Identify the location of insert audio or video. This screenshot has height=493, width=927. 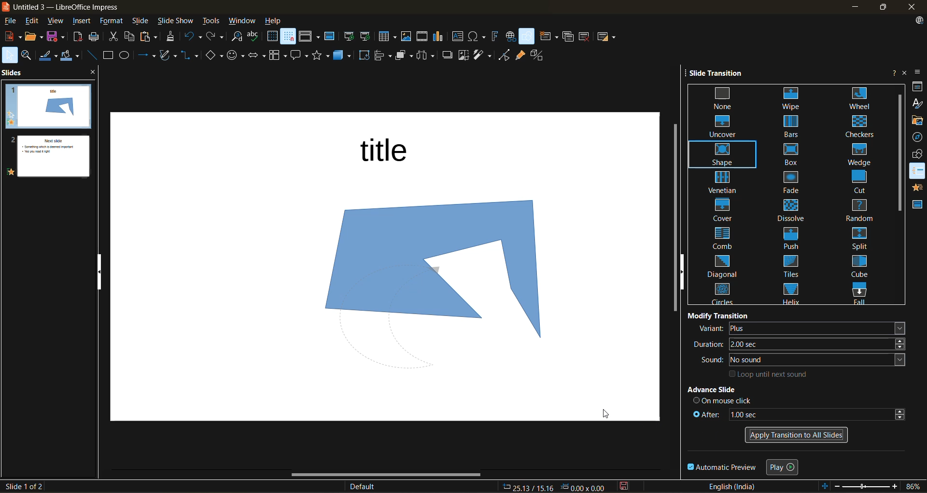
(423, 39).